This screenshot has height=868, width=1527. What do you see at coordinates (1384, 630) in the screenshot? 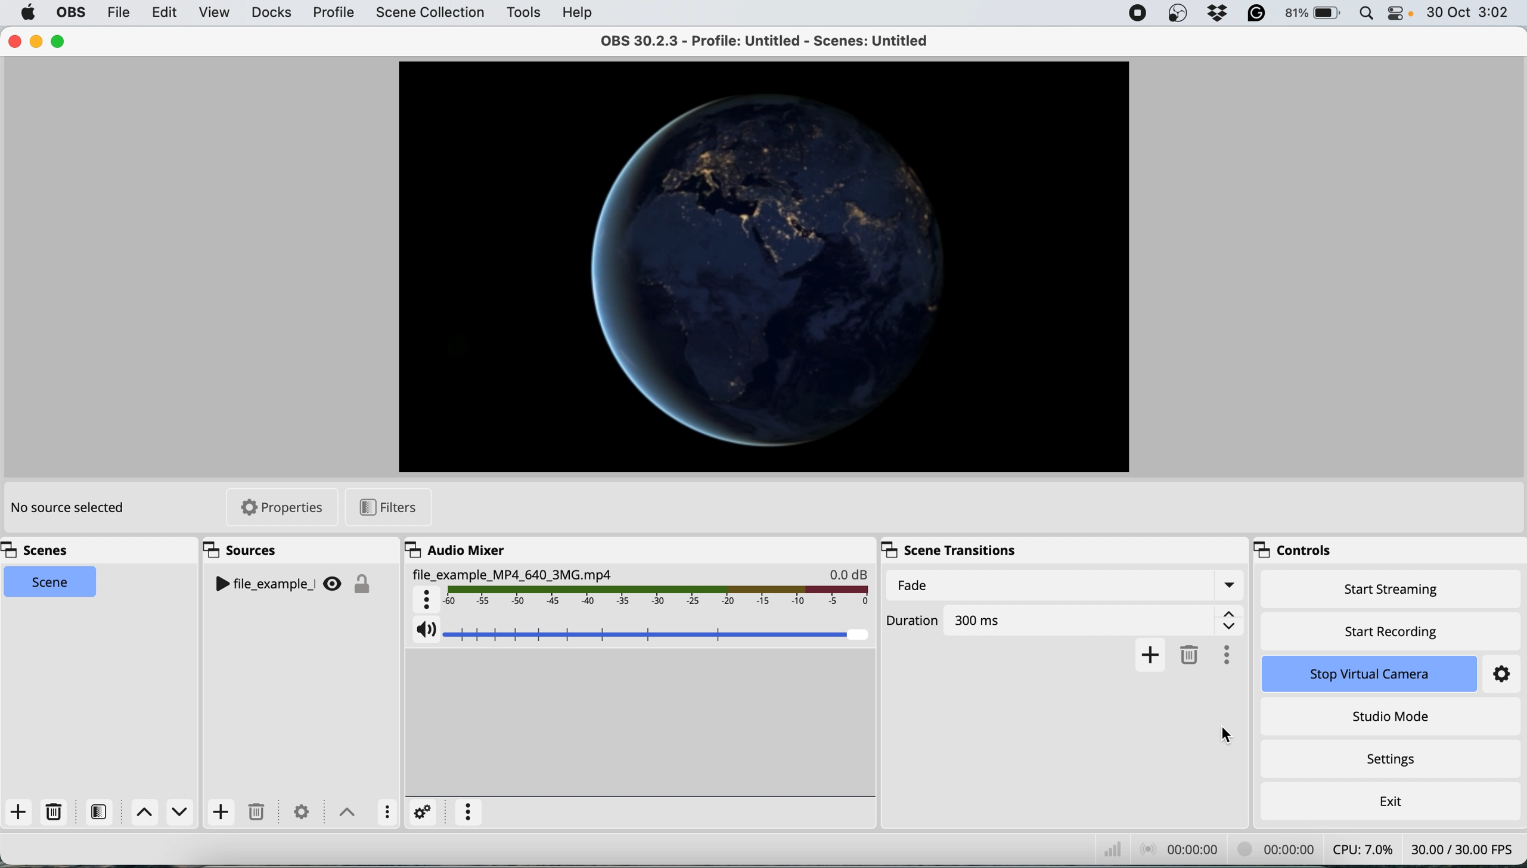
I see `start recording` at bounding box center [1384, 630].